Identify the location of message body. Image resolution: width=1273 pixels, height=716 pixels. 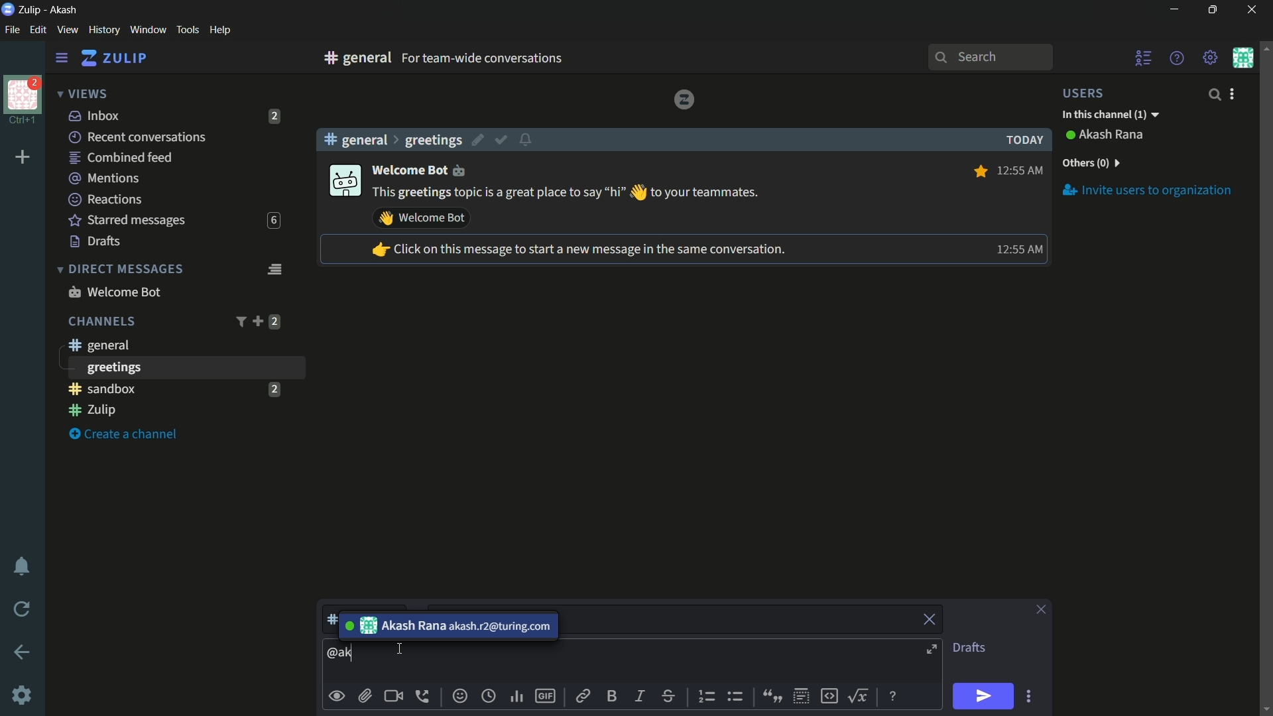
(642, 662).